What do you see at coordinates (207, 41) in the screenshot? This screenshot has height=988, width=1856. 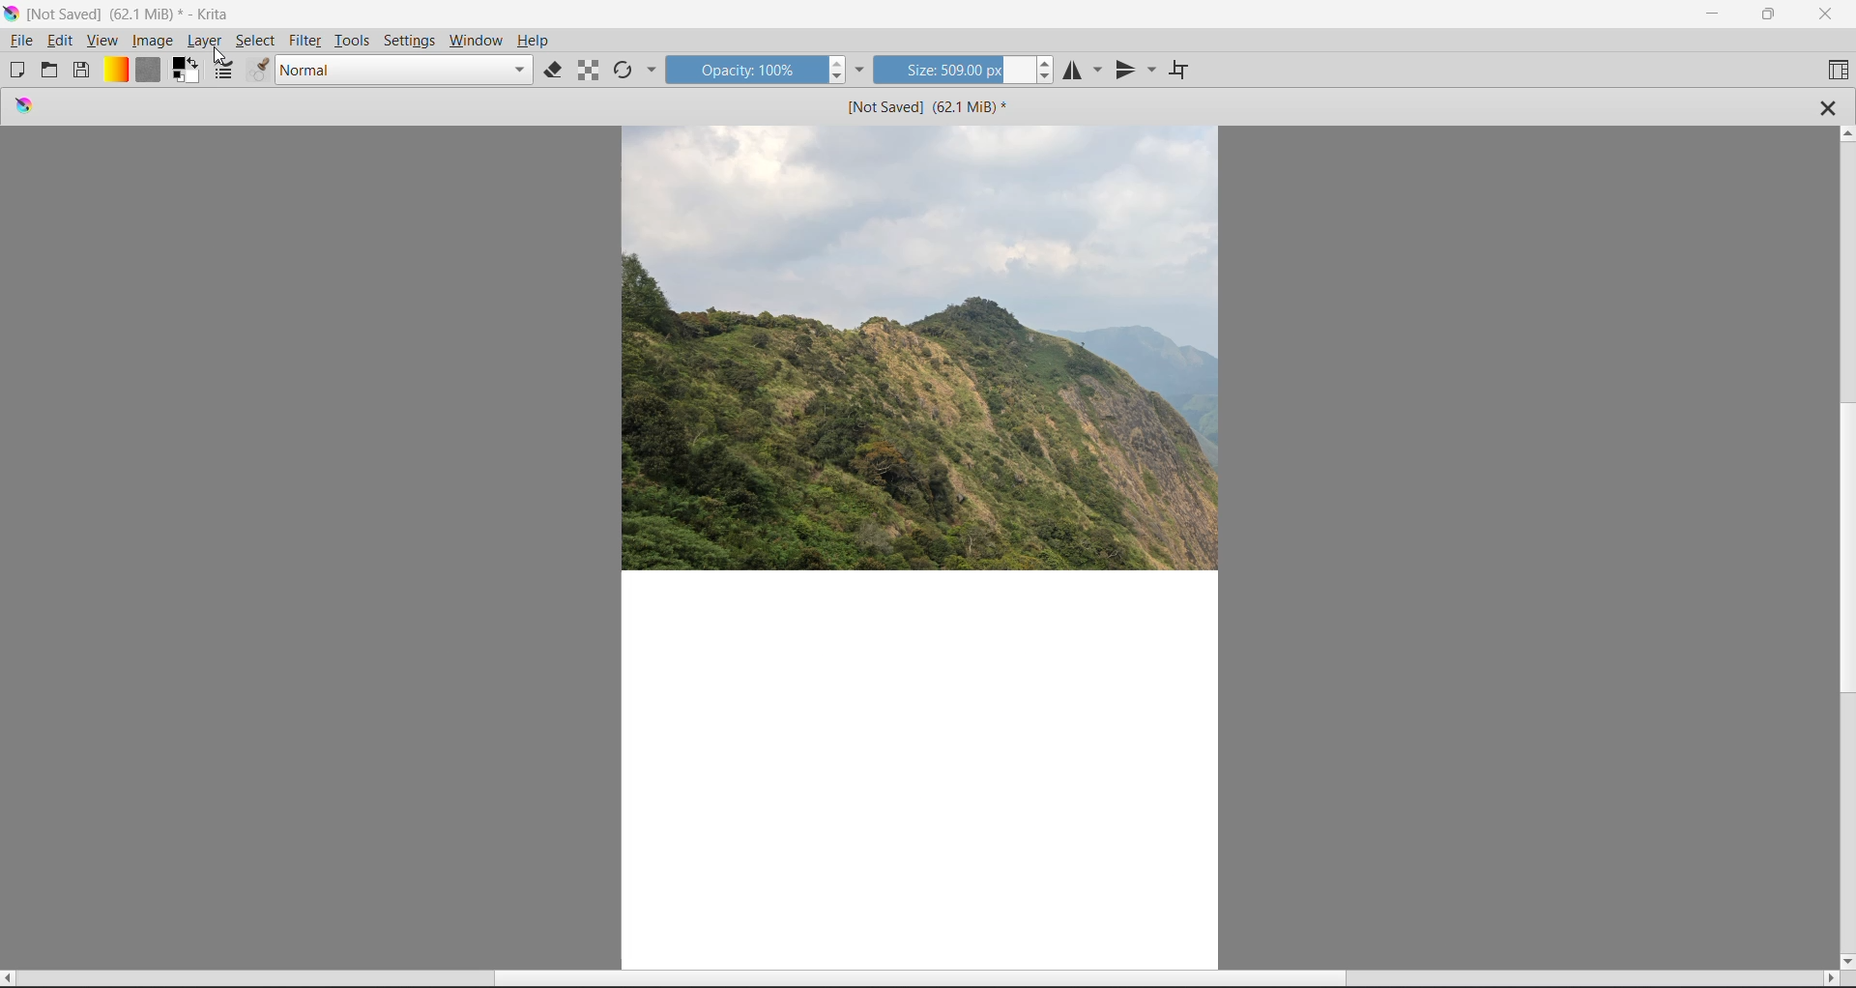 I see `Layer` at bounding box center [207, 41].